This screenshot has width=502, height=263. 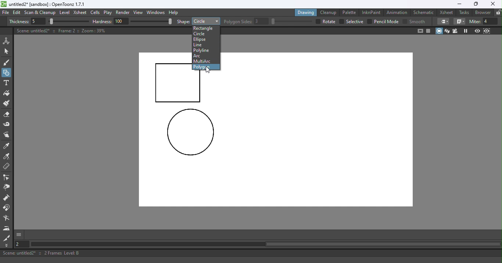 What do you see at coordinates (21, 244) in the screenshot?
I see `Set the current frame` at bounding box center [21, 244].